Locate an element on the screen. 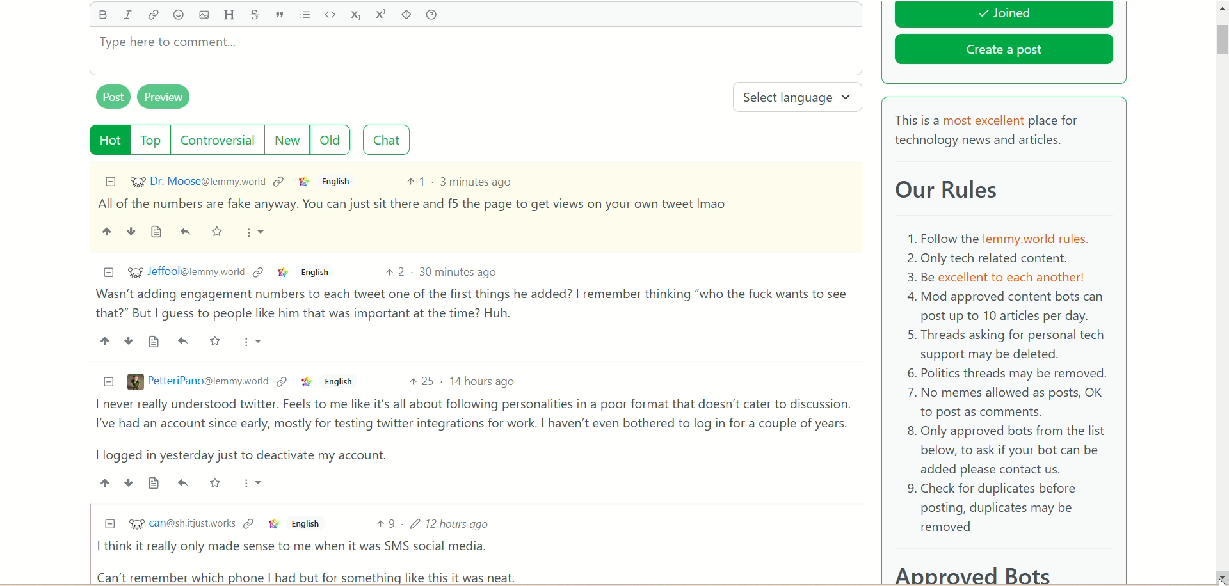  link is located at coordinates (153, 17).